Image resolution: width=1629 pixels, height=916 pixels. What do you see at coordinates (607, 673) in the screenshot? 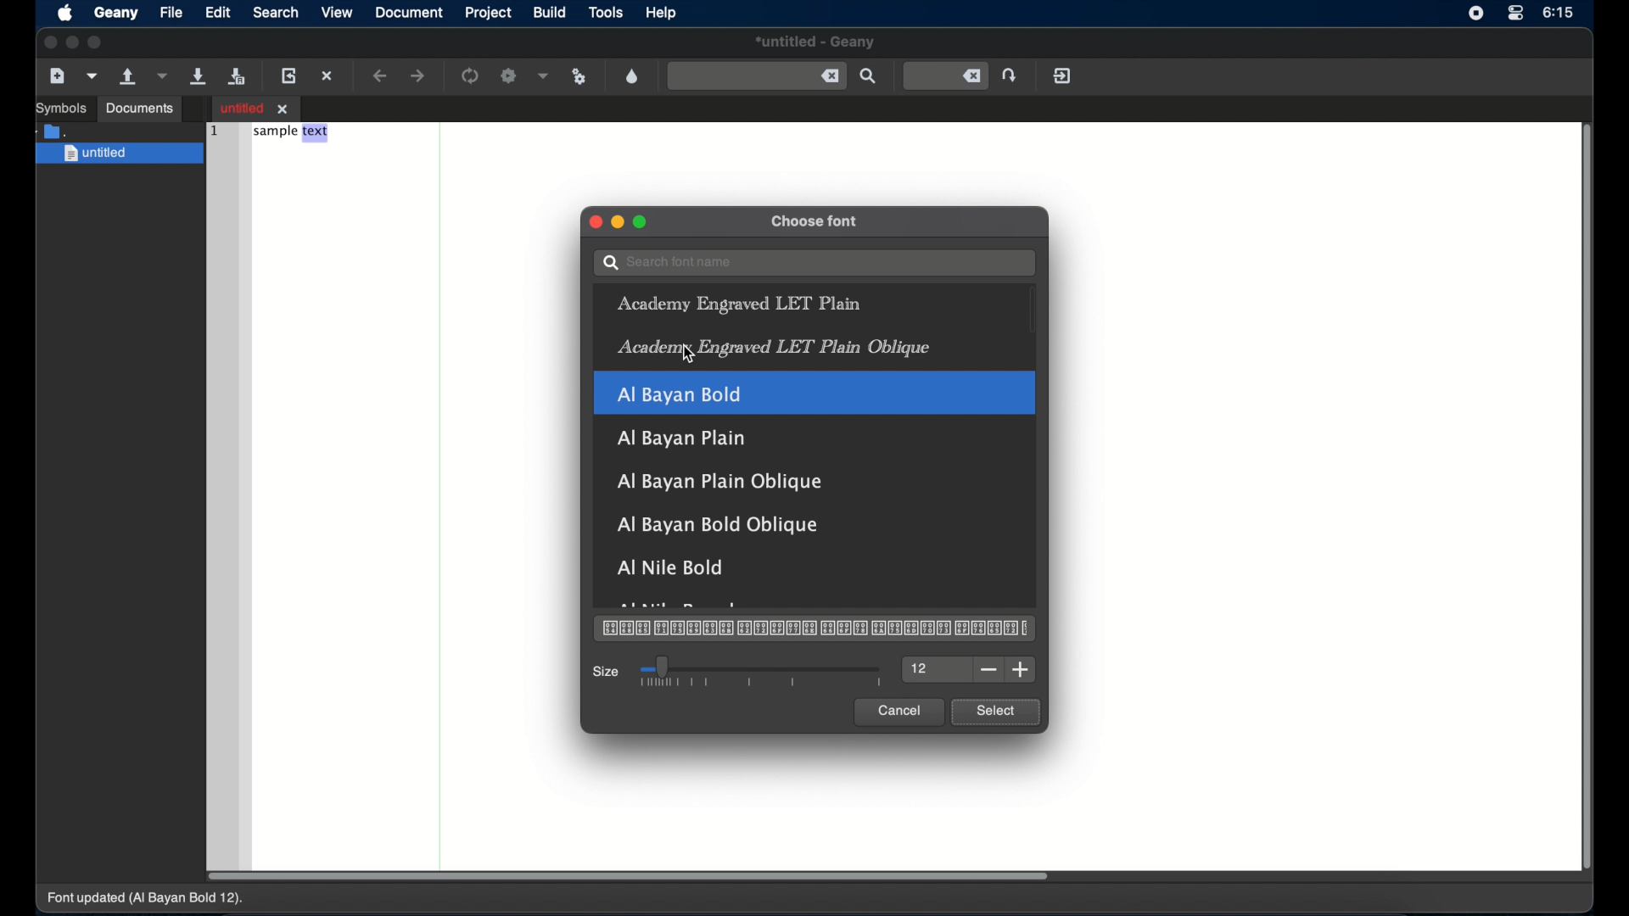
I see `size` at bounding box center [607, 673].